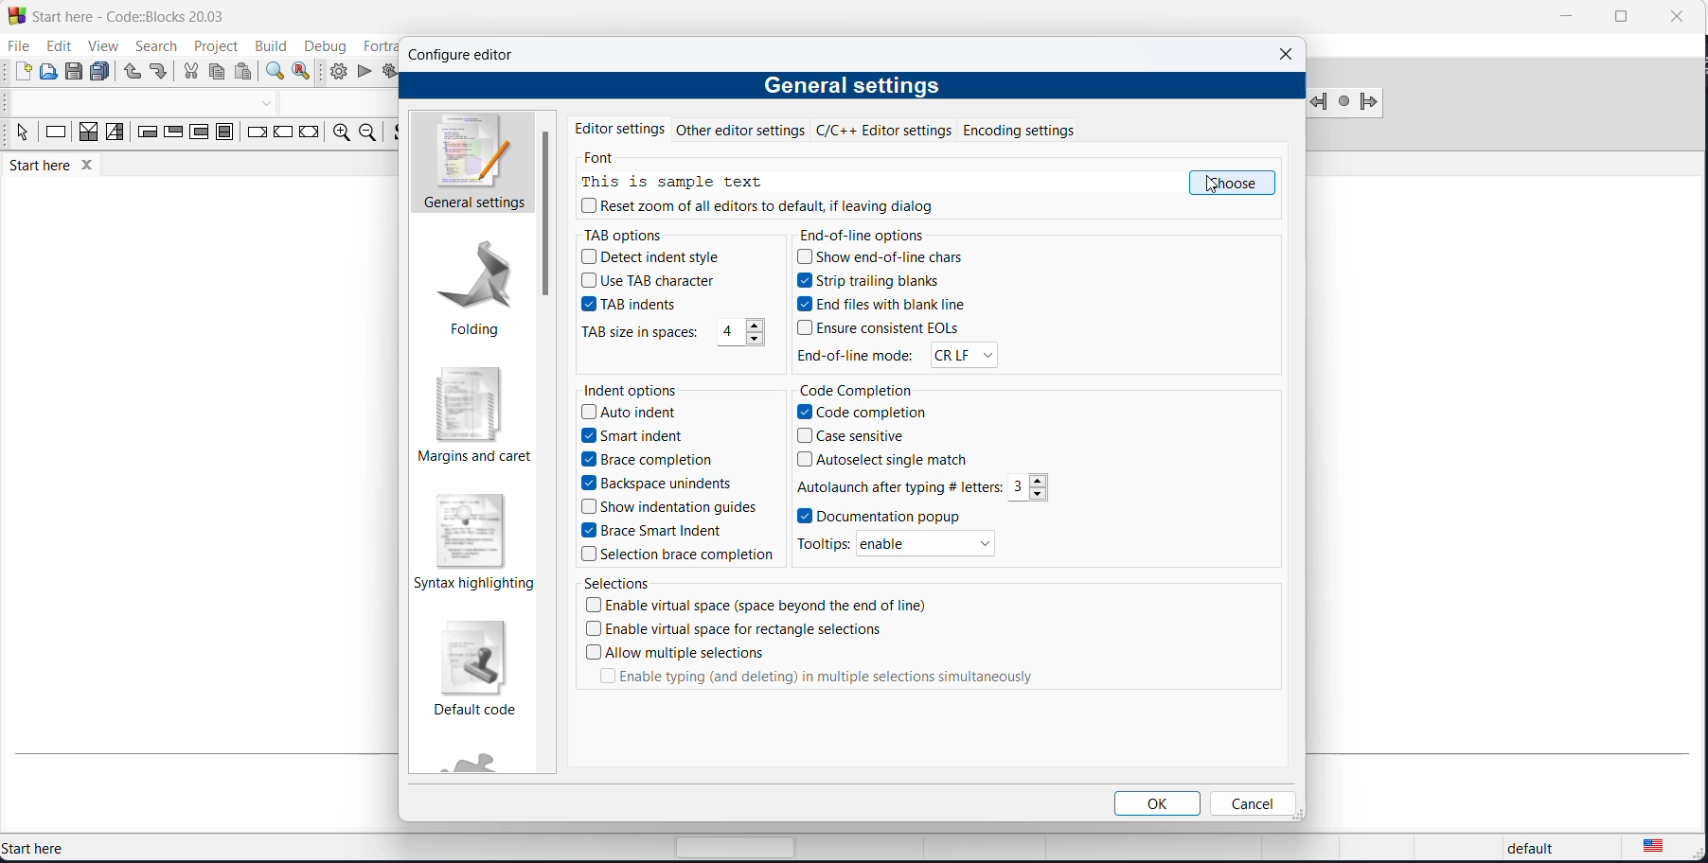 The image size is (1708, 863). I want to click on decrement, so click(1041, 494).